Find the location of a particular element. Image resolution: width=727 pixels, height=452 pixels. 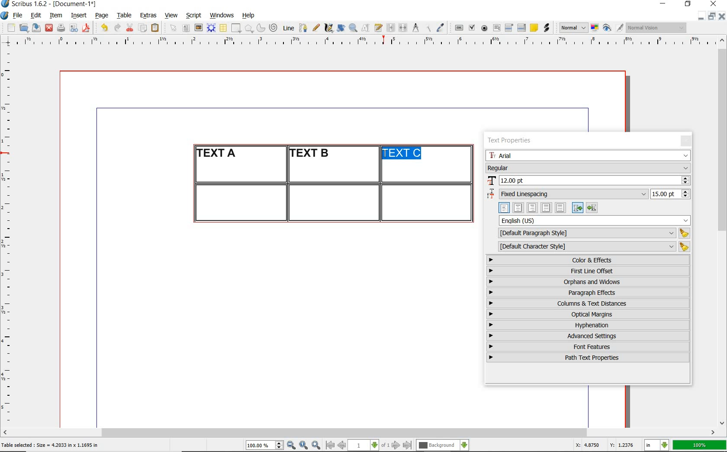

advanced settings is located at coordinates (587, 336).